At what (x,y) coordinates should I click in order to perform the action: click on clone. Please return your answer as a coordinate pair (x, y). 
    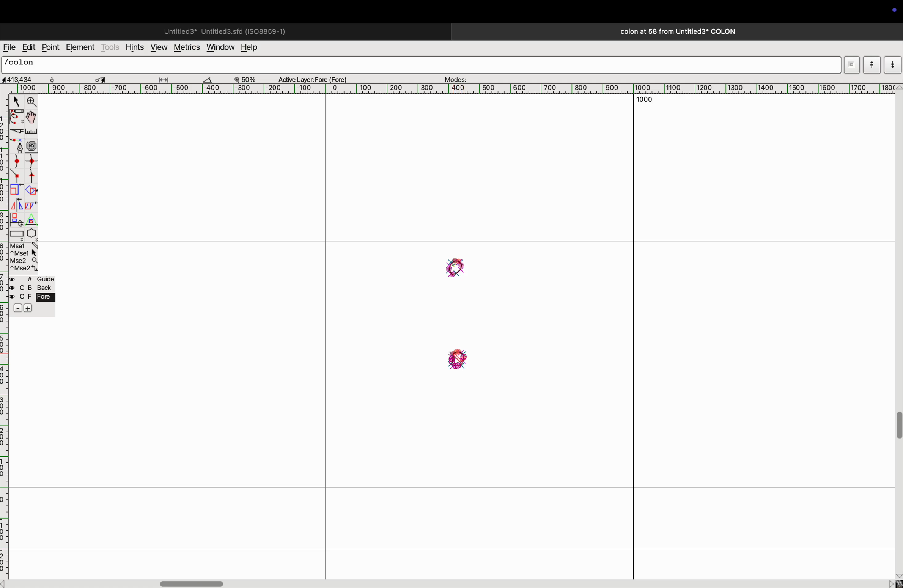
    Looking at the image, I should click on (17, 219).